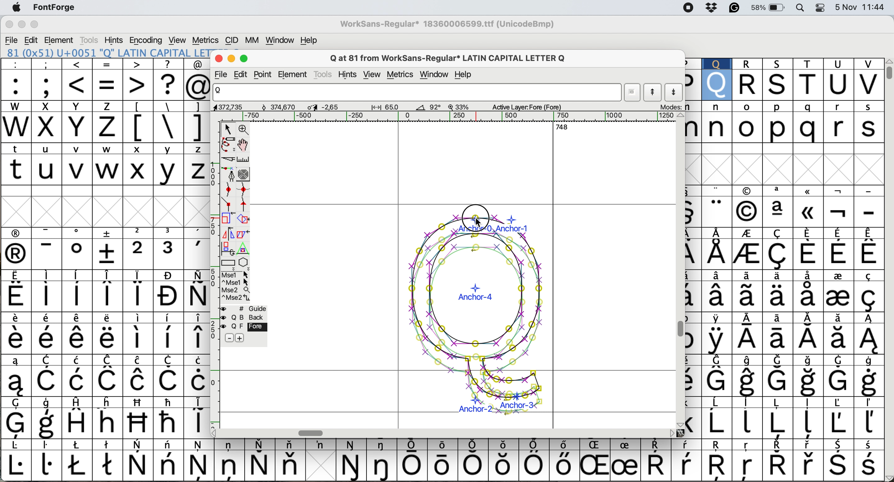 The width and height of the screenshot is (894, 482). Describe the element at coordinates (450, 58) in the screenshot. I see `Q at 81 from WorkSans-Regular* LATIN CAPITAL LETTER Q` at that location.